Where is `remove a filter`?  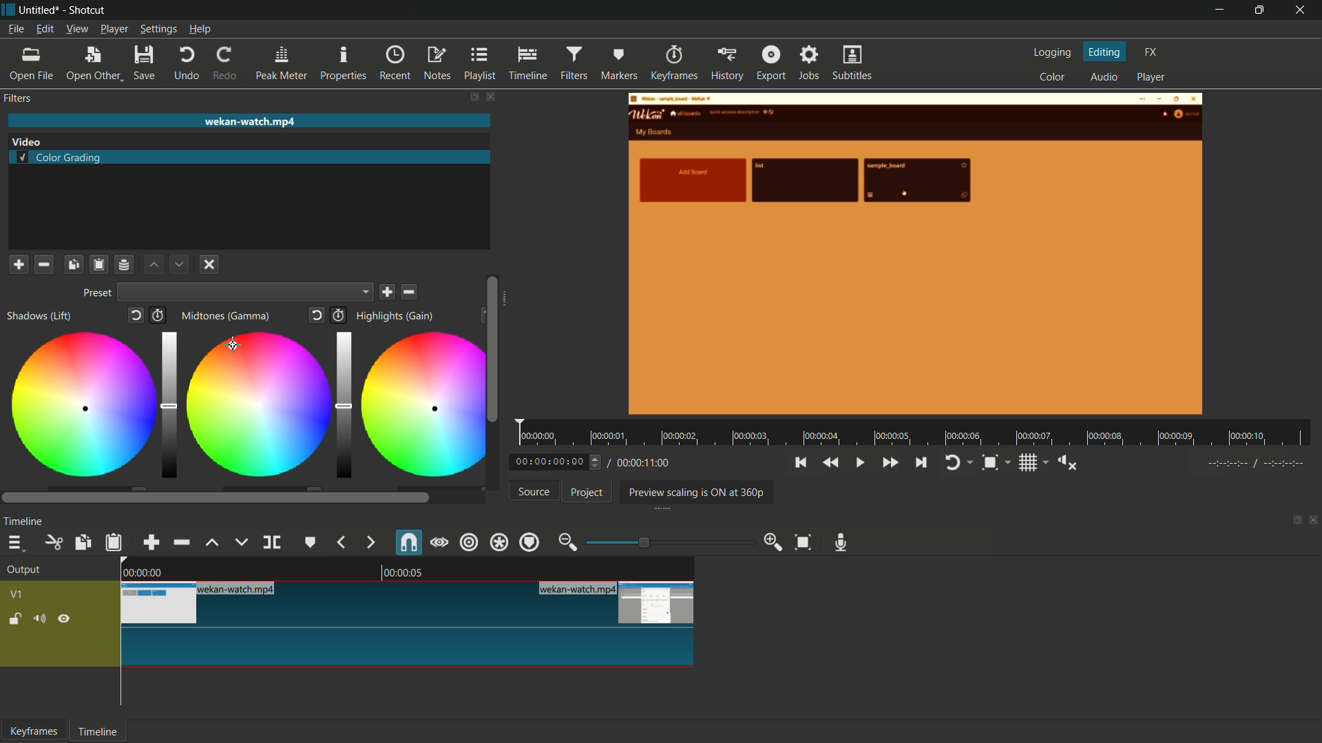
remove a filter is located at coordinates (44, 266).